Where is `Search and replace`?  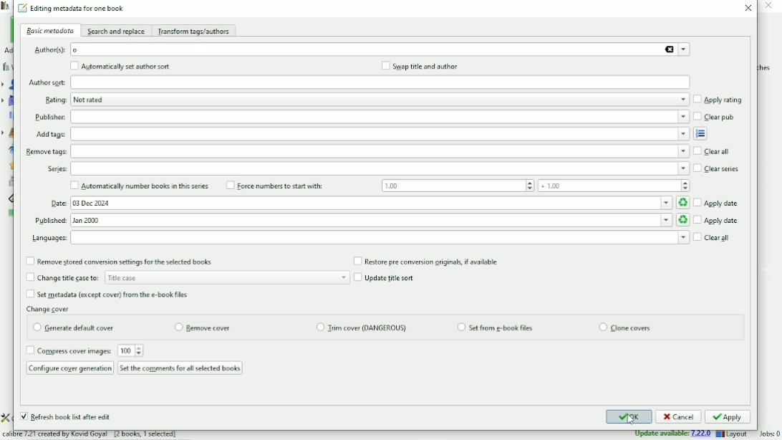 Search and replace is located at coordinates (117, 31).